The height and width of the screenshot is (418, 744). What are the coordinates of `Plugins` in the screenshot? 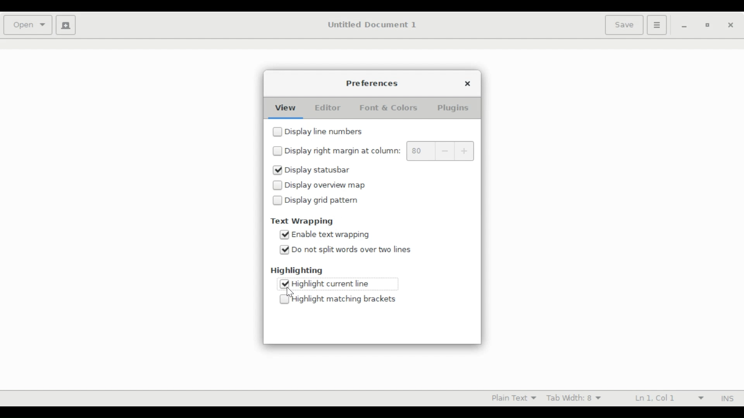 It's located at (455, 109).